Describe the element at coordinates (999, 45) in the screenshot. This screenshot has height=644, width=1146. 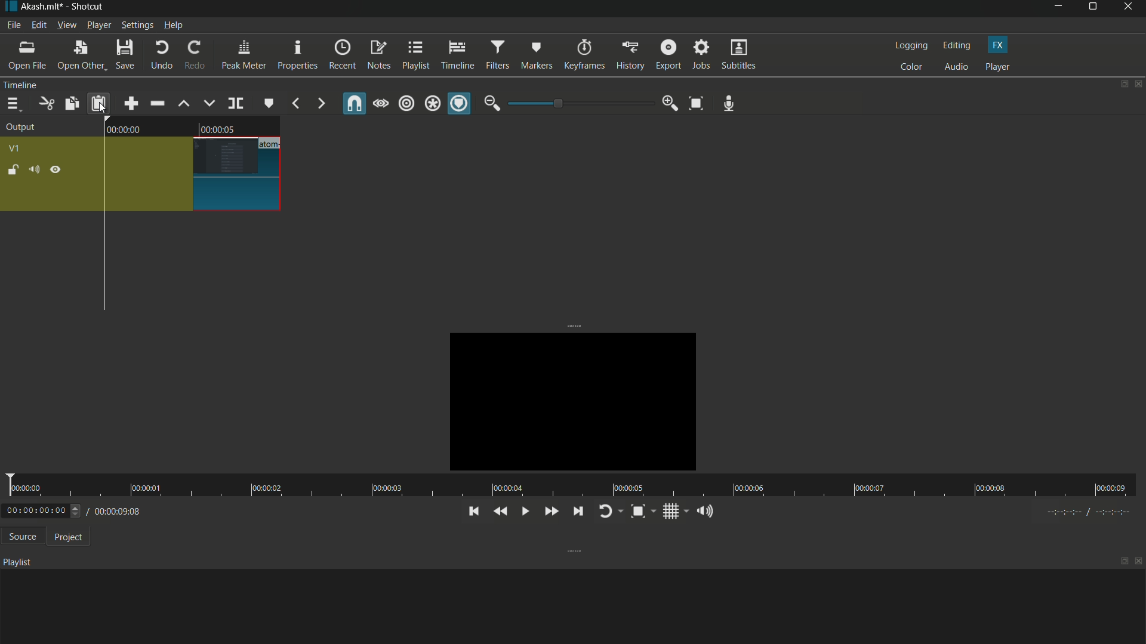
I see `fx` at that location.